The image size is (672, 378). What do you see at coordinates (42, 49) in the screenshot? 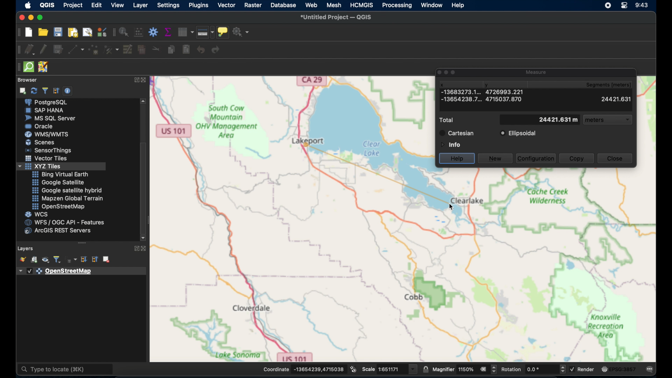
I see `toggle editing` at bounding box center [42, 49].